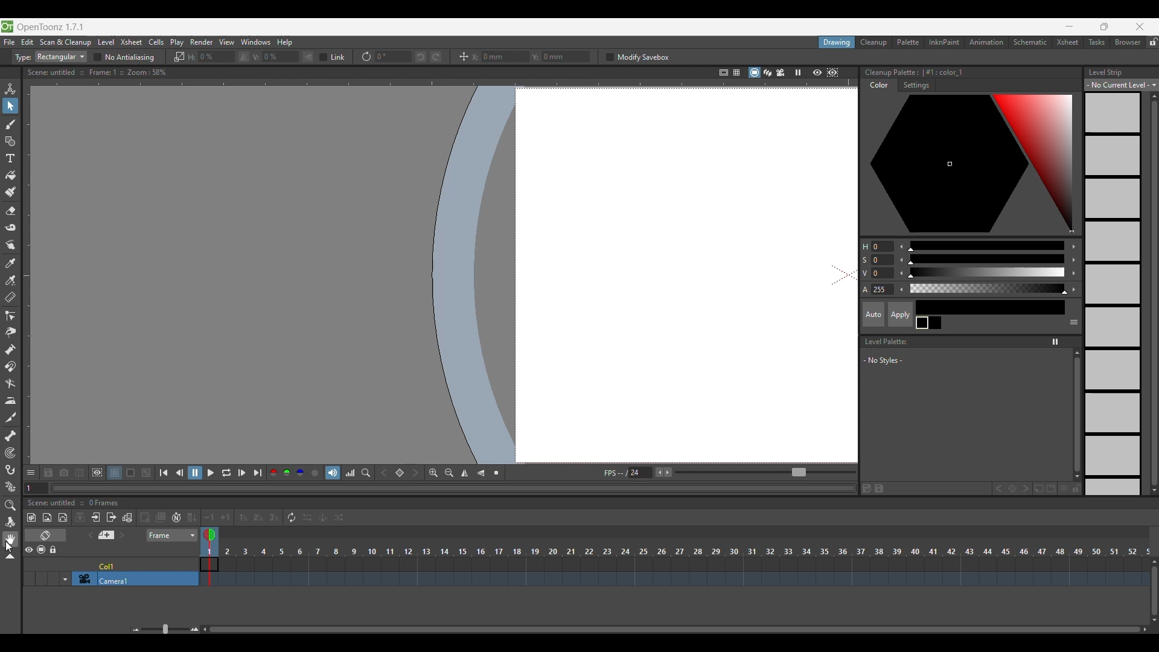  I want to click on Browser, so click(1128, 42).